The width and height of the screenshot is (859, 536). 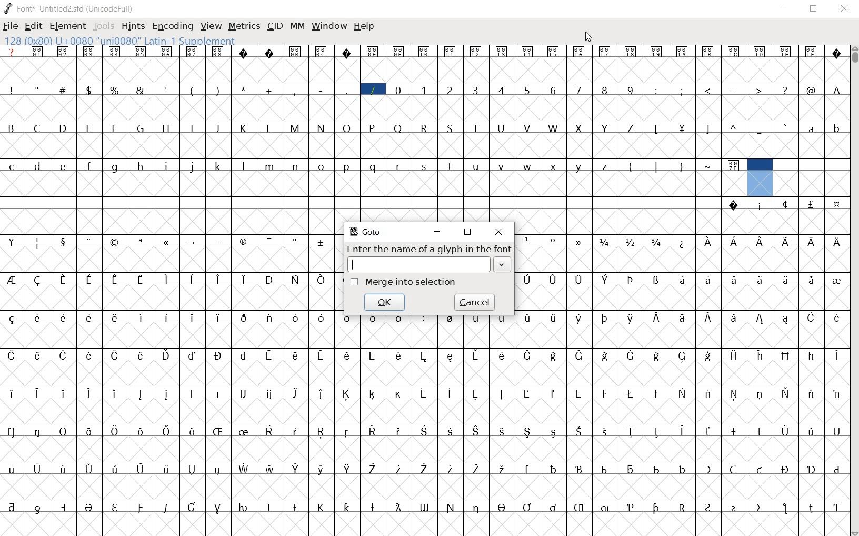 What do you see at coordinates (271, 241) in the screenshot?
I see `Symbol` at bounding box center [271, 241].